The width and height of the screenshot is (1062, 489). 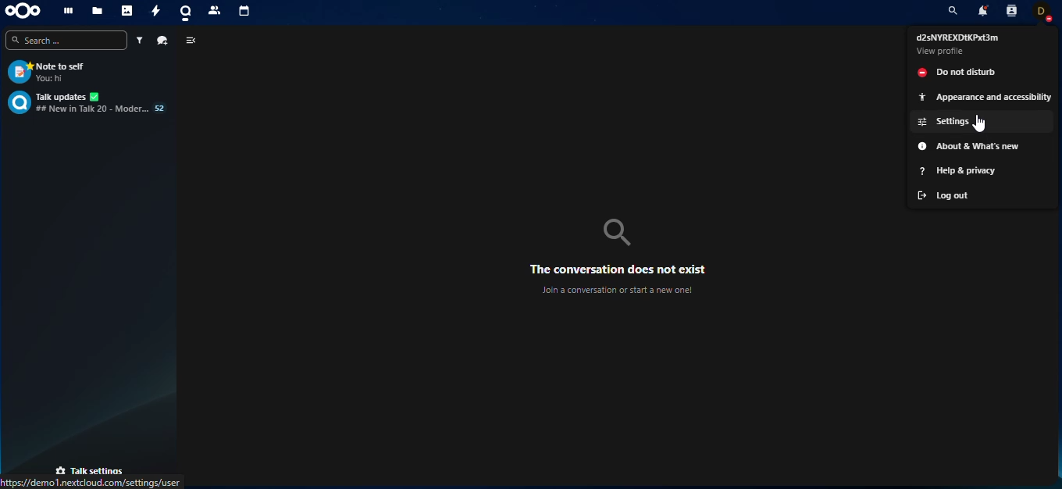 I want to click on talk, so click(x=184, y=12).